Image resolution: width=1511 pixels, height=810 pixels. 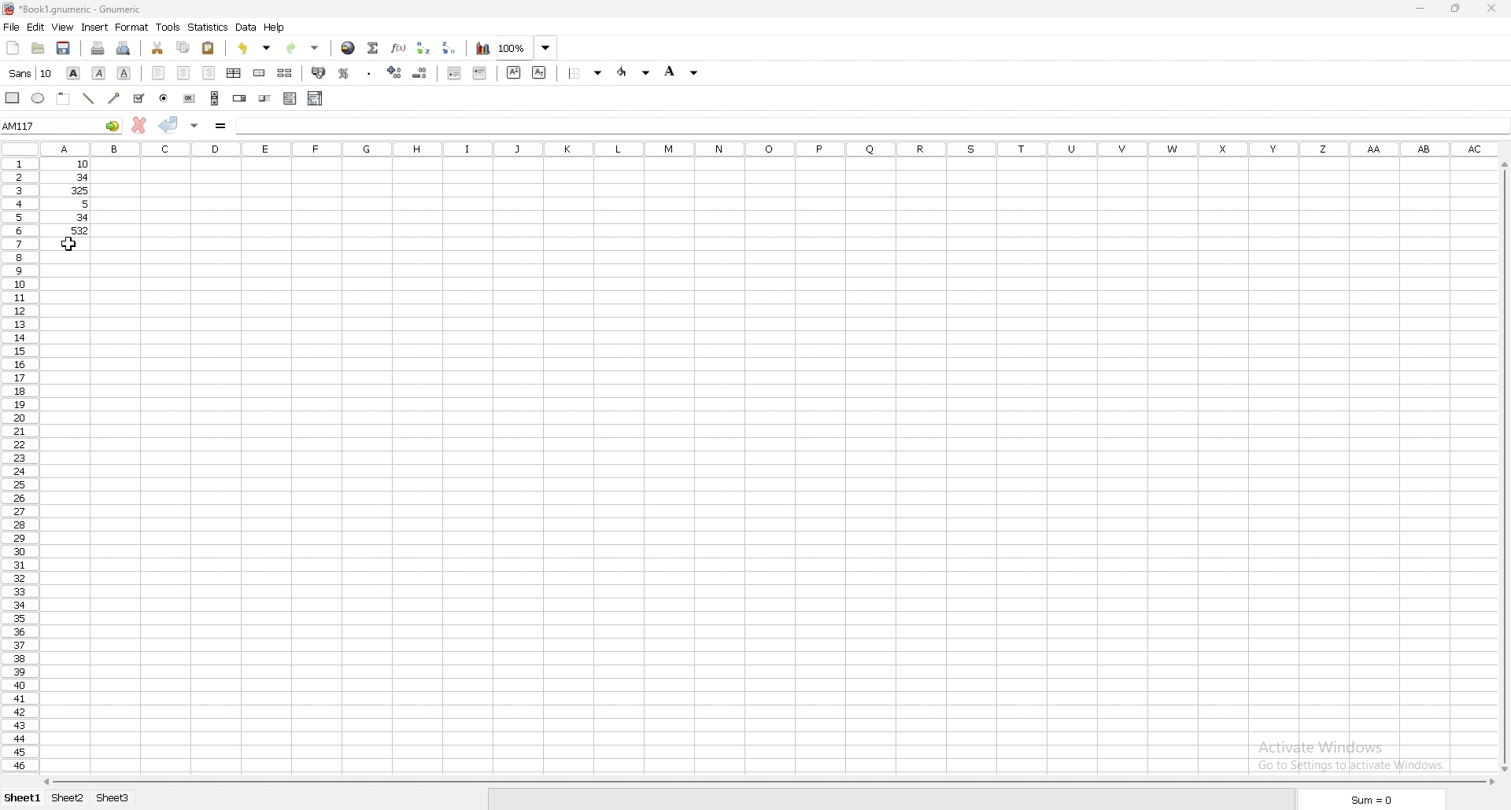 What do you see at coordinates (422, 72) in the screenshot?
I see `decrease decimals` at bounding box center [422, 72].